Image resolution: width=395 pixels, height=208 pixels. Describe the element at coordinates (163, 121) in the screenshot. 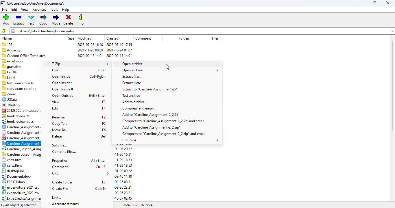

I see `compress to .7z file and email` at that location.